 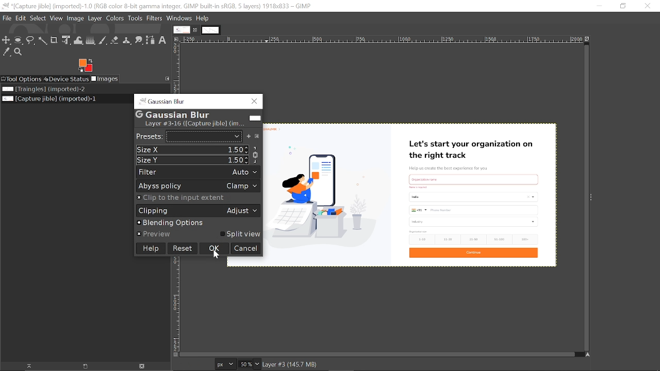 What do you see at coordinates (176, 303) in the screenshot?
I see `Vertical label` at bounding box center [176, 303].